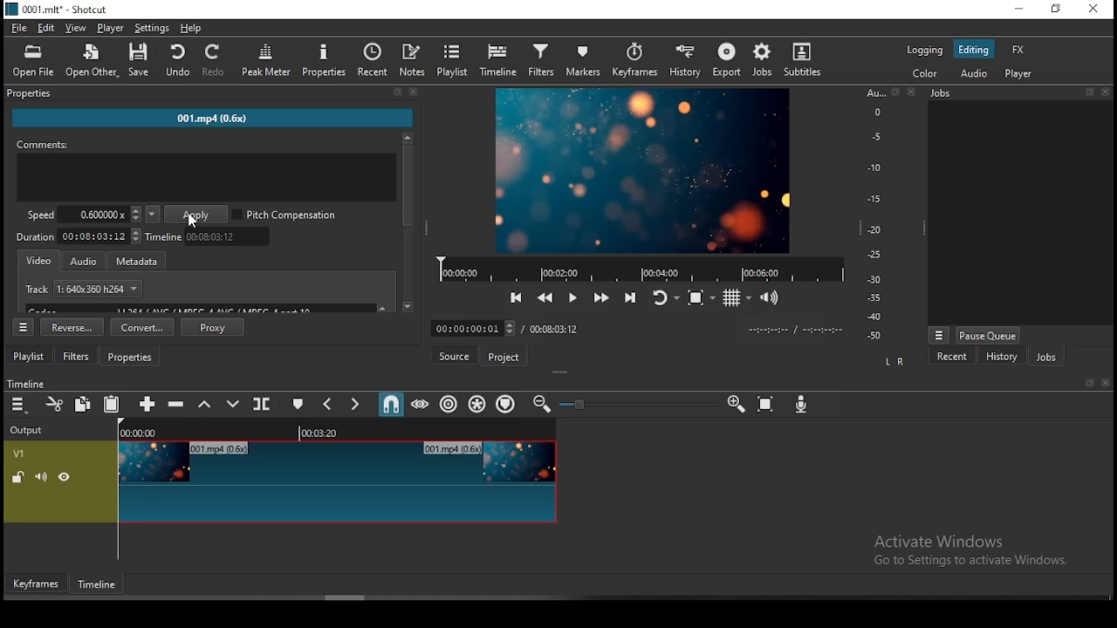 This screenshot has height=628, width=1117. I want to click on skip to previous point, so click(517, 297).